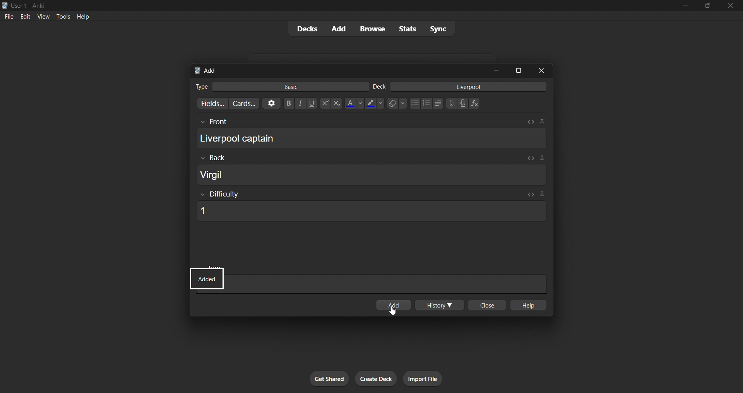  Describe the element at coordinates (518, 70) in the screenshot. I see `maximize` at that location.